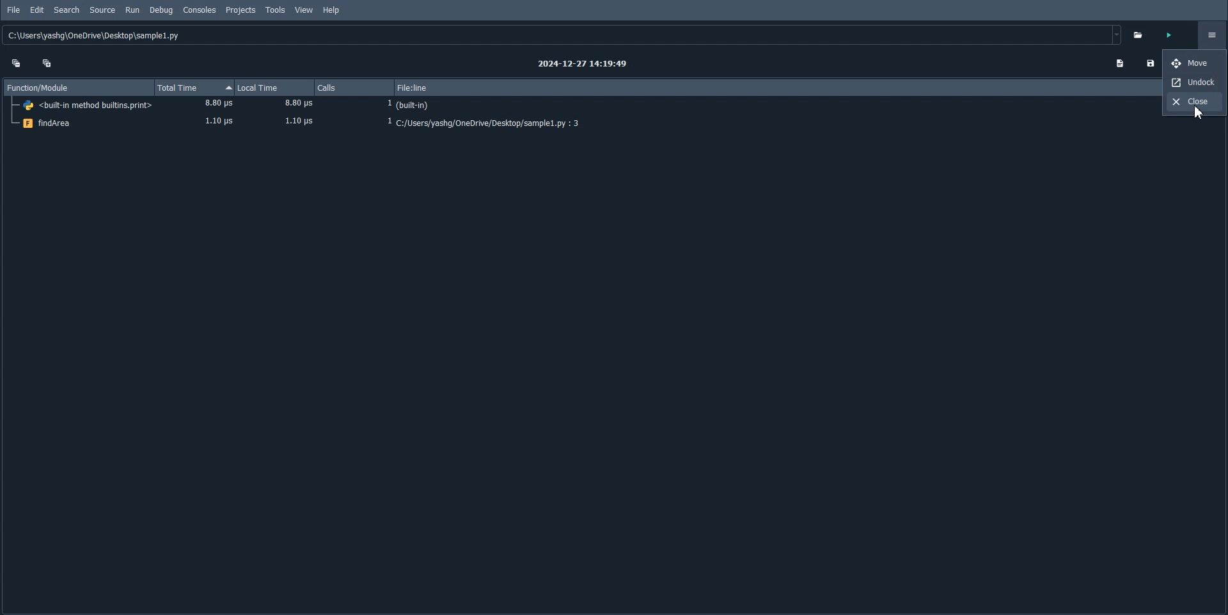 The image size is (1228, 615). I want to click on Expand one level down, so click(48, 62).